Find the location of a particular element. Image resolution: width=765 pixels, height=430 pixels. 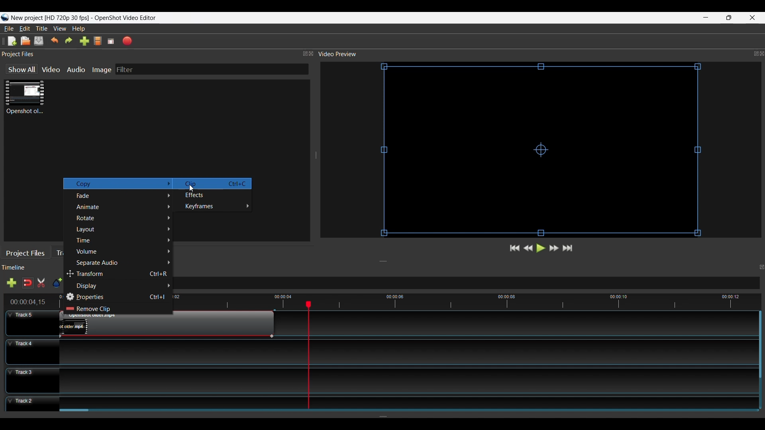

Save File is located at coordinates (39, 41).